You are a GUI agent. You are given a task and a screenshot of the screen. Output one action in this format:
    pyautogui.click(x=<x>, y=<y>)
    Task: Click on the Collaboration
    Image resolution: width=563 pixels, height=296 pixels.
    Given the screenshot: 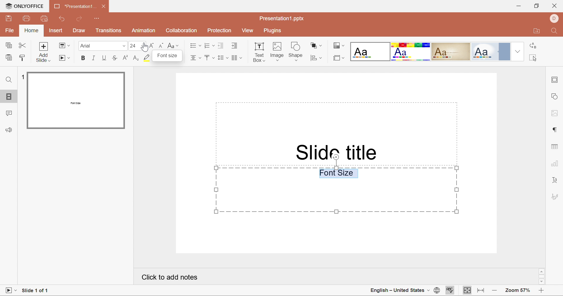 What is the action you would take?
    pyautogui.click(x=181, y=31)
    